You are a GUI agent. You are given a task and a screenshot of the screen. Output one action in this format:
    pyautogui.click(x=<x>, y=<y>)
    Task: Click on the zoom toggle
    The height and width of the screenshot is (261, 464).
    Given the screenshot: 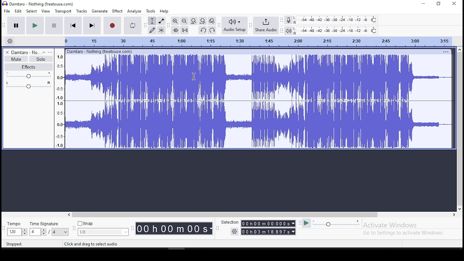 What is the action you would take?
    pyautogui.click(x=212, y=21)
    